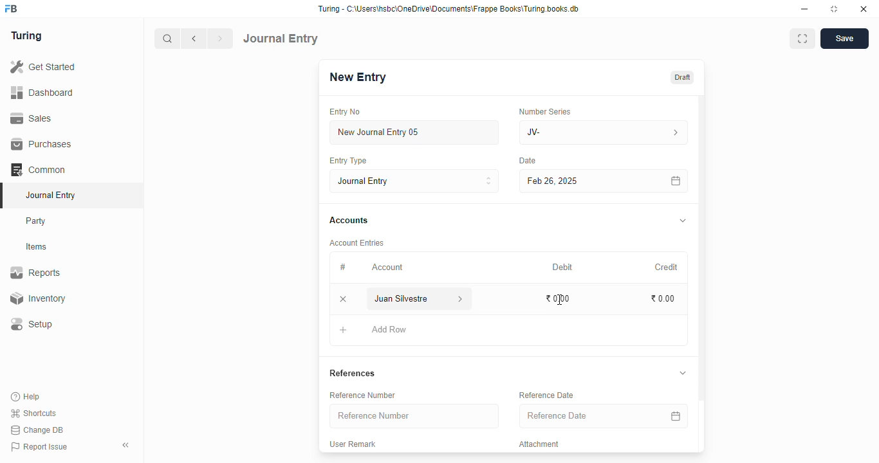 The image size is (879, 463). Describe the element at coordinates (674, 415) in the screenshot. I see `calendar icon` at that location.